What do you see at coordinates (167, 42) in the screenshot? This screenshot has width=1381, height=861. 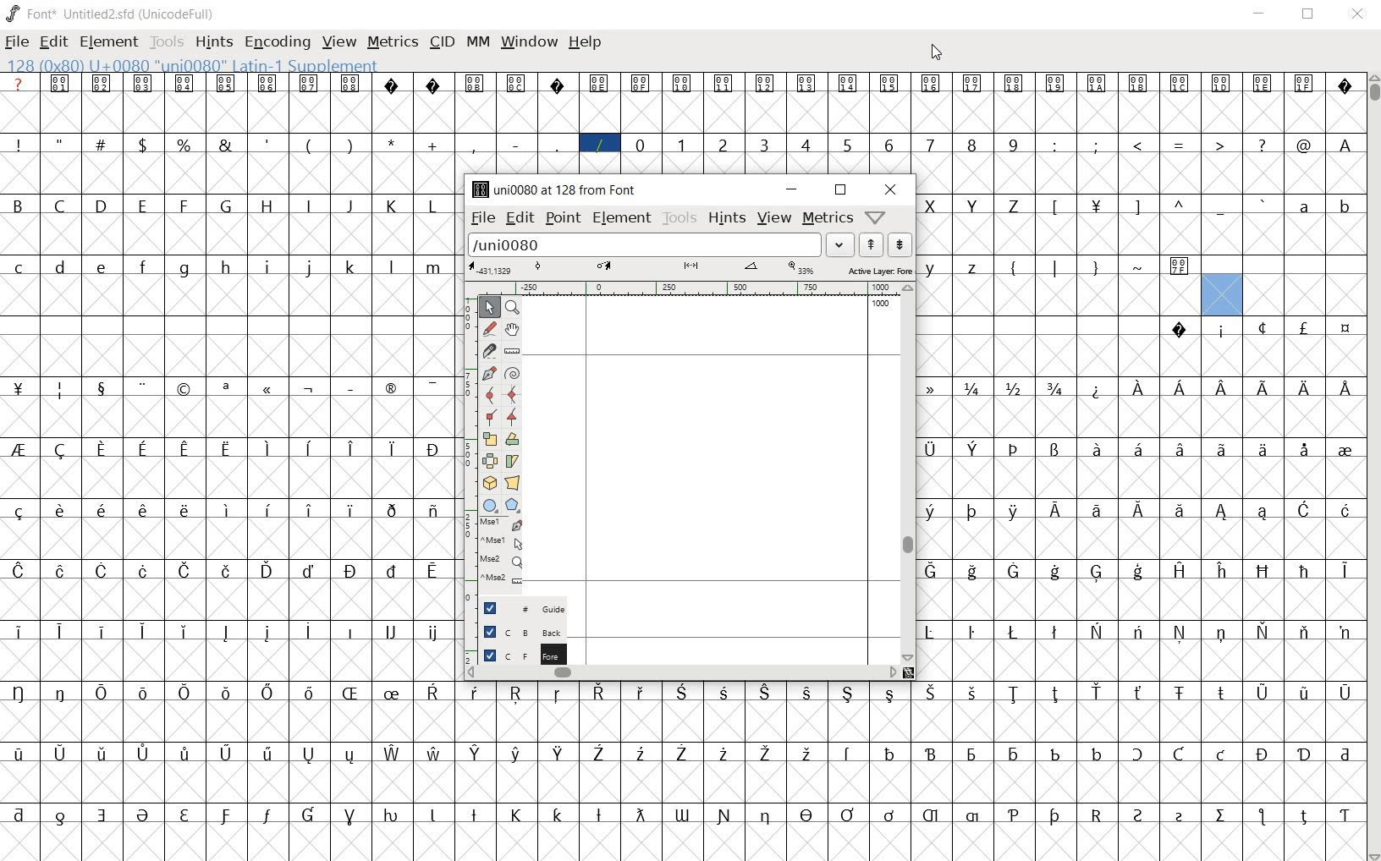 I see `TOOLS` at bounding box center [167, 42].